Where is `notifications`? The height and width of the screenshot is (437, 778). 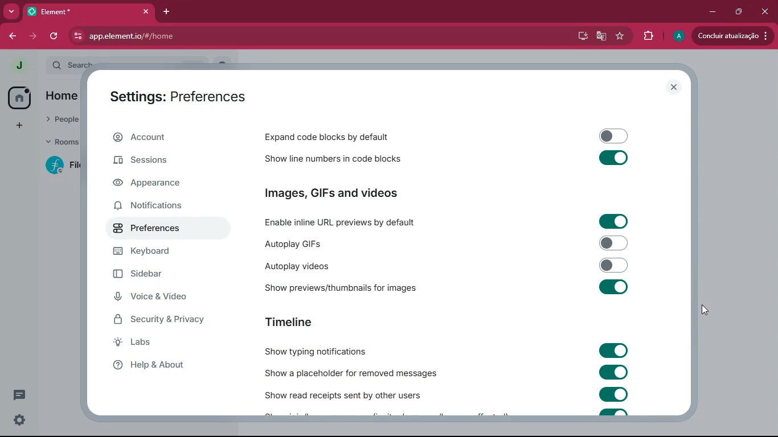
notifications is located at coordinates (158, 208).